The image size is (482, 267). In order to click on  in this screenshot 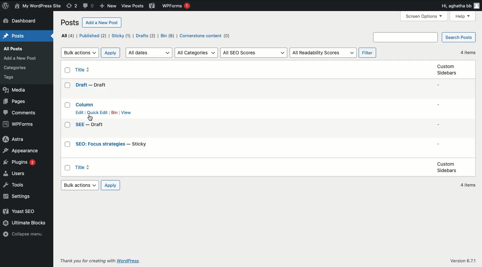, I will do `click(15, 68)`.